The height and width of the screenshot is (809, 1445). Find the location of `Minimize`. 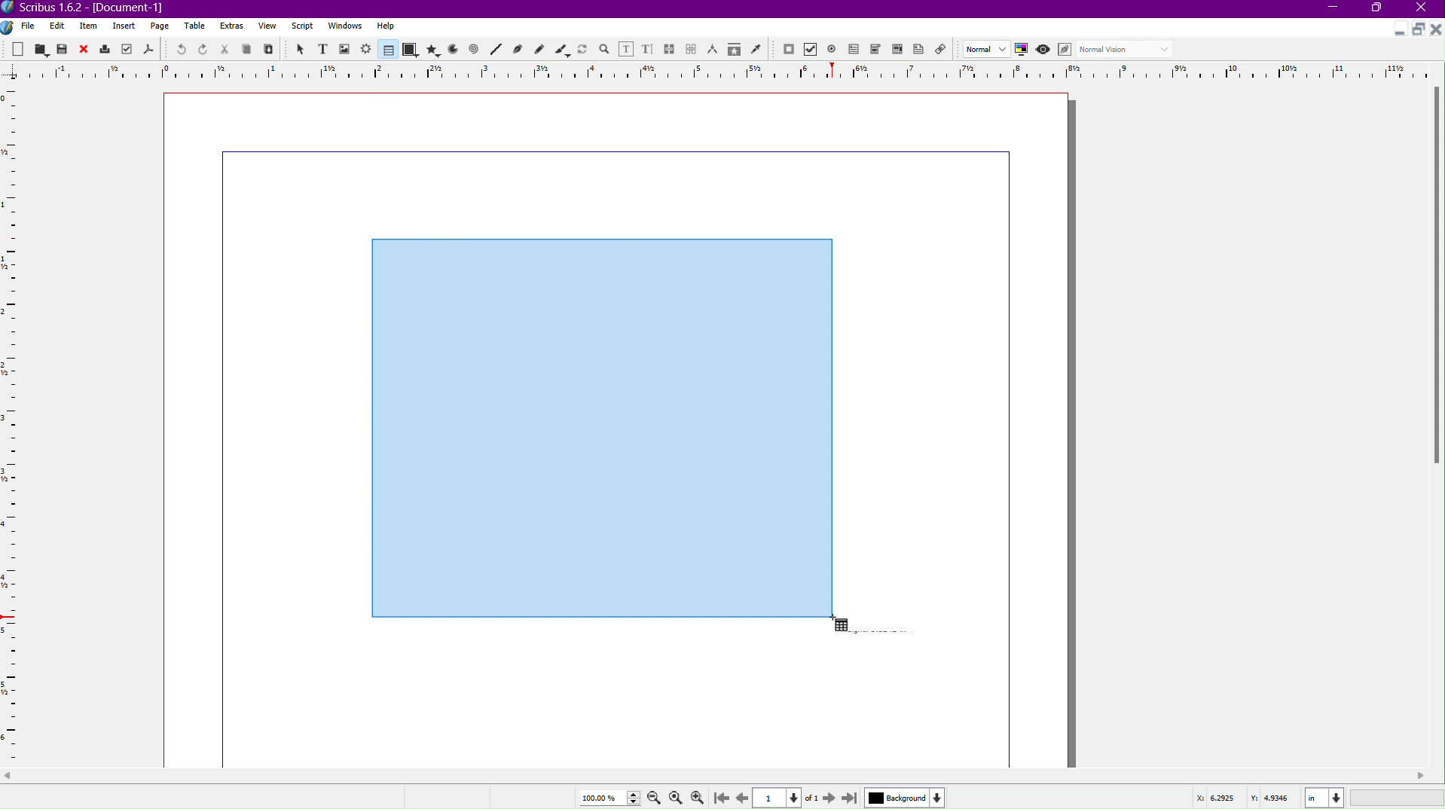

Minimize is located at coordinates (1397, 31).